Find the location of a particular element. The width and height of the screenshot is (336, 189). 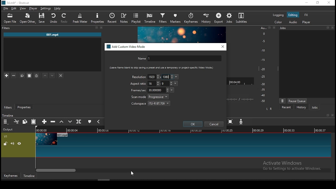

notes is located at coordinates (124, 18).